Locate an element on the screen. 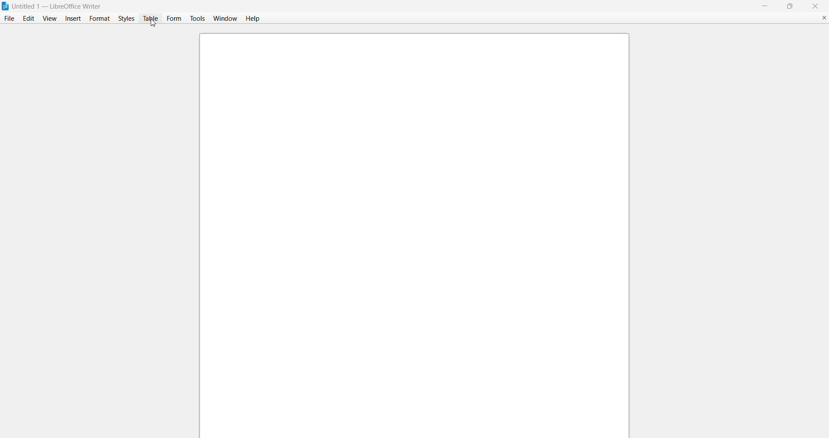  libreofficewriter logo is located at coordinates (5, 6).